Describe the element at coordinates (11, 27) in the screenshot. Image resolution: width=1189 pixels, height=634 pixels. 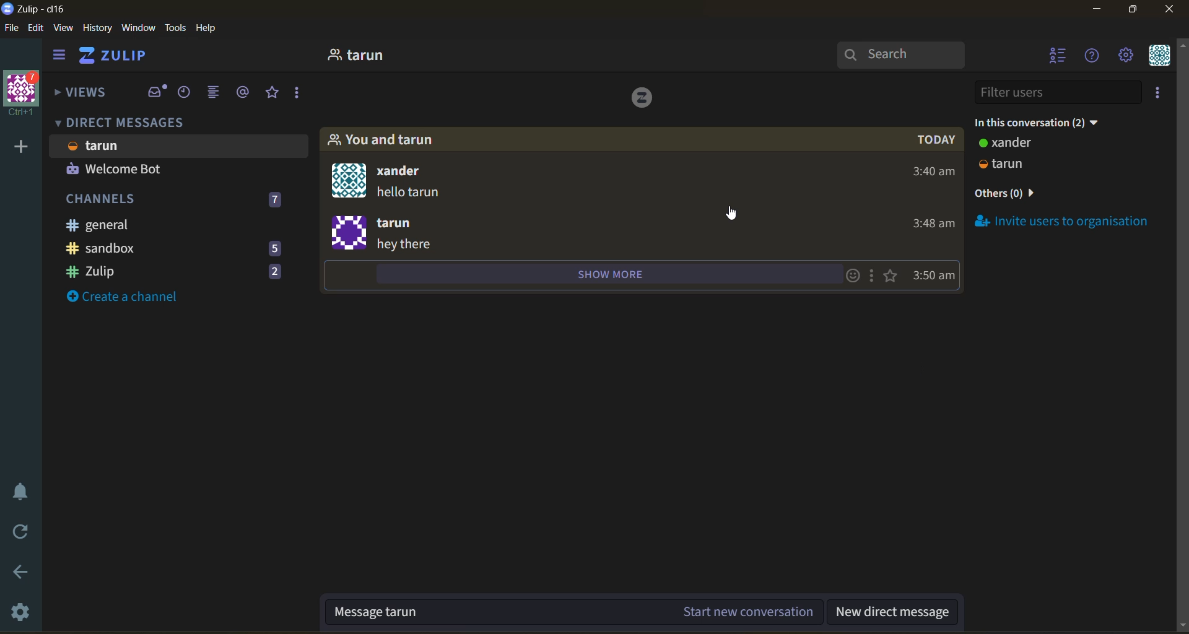
I see `file` at that location.